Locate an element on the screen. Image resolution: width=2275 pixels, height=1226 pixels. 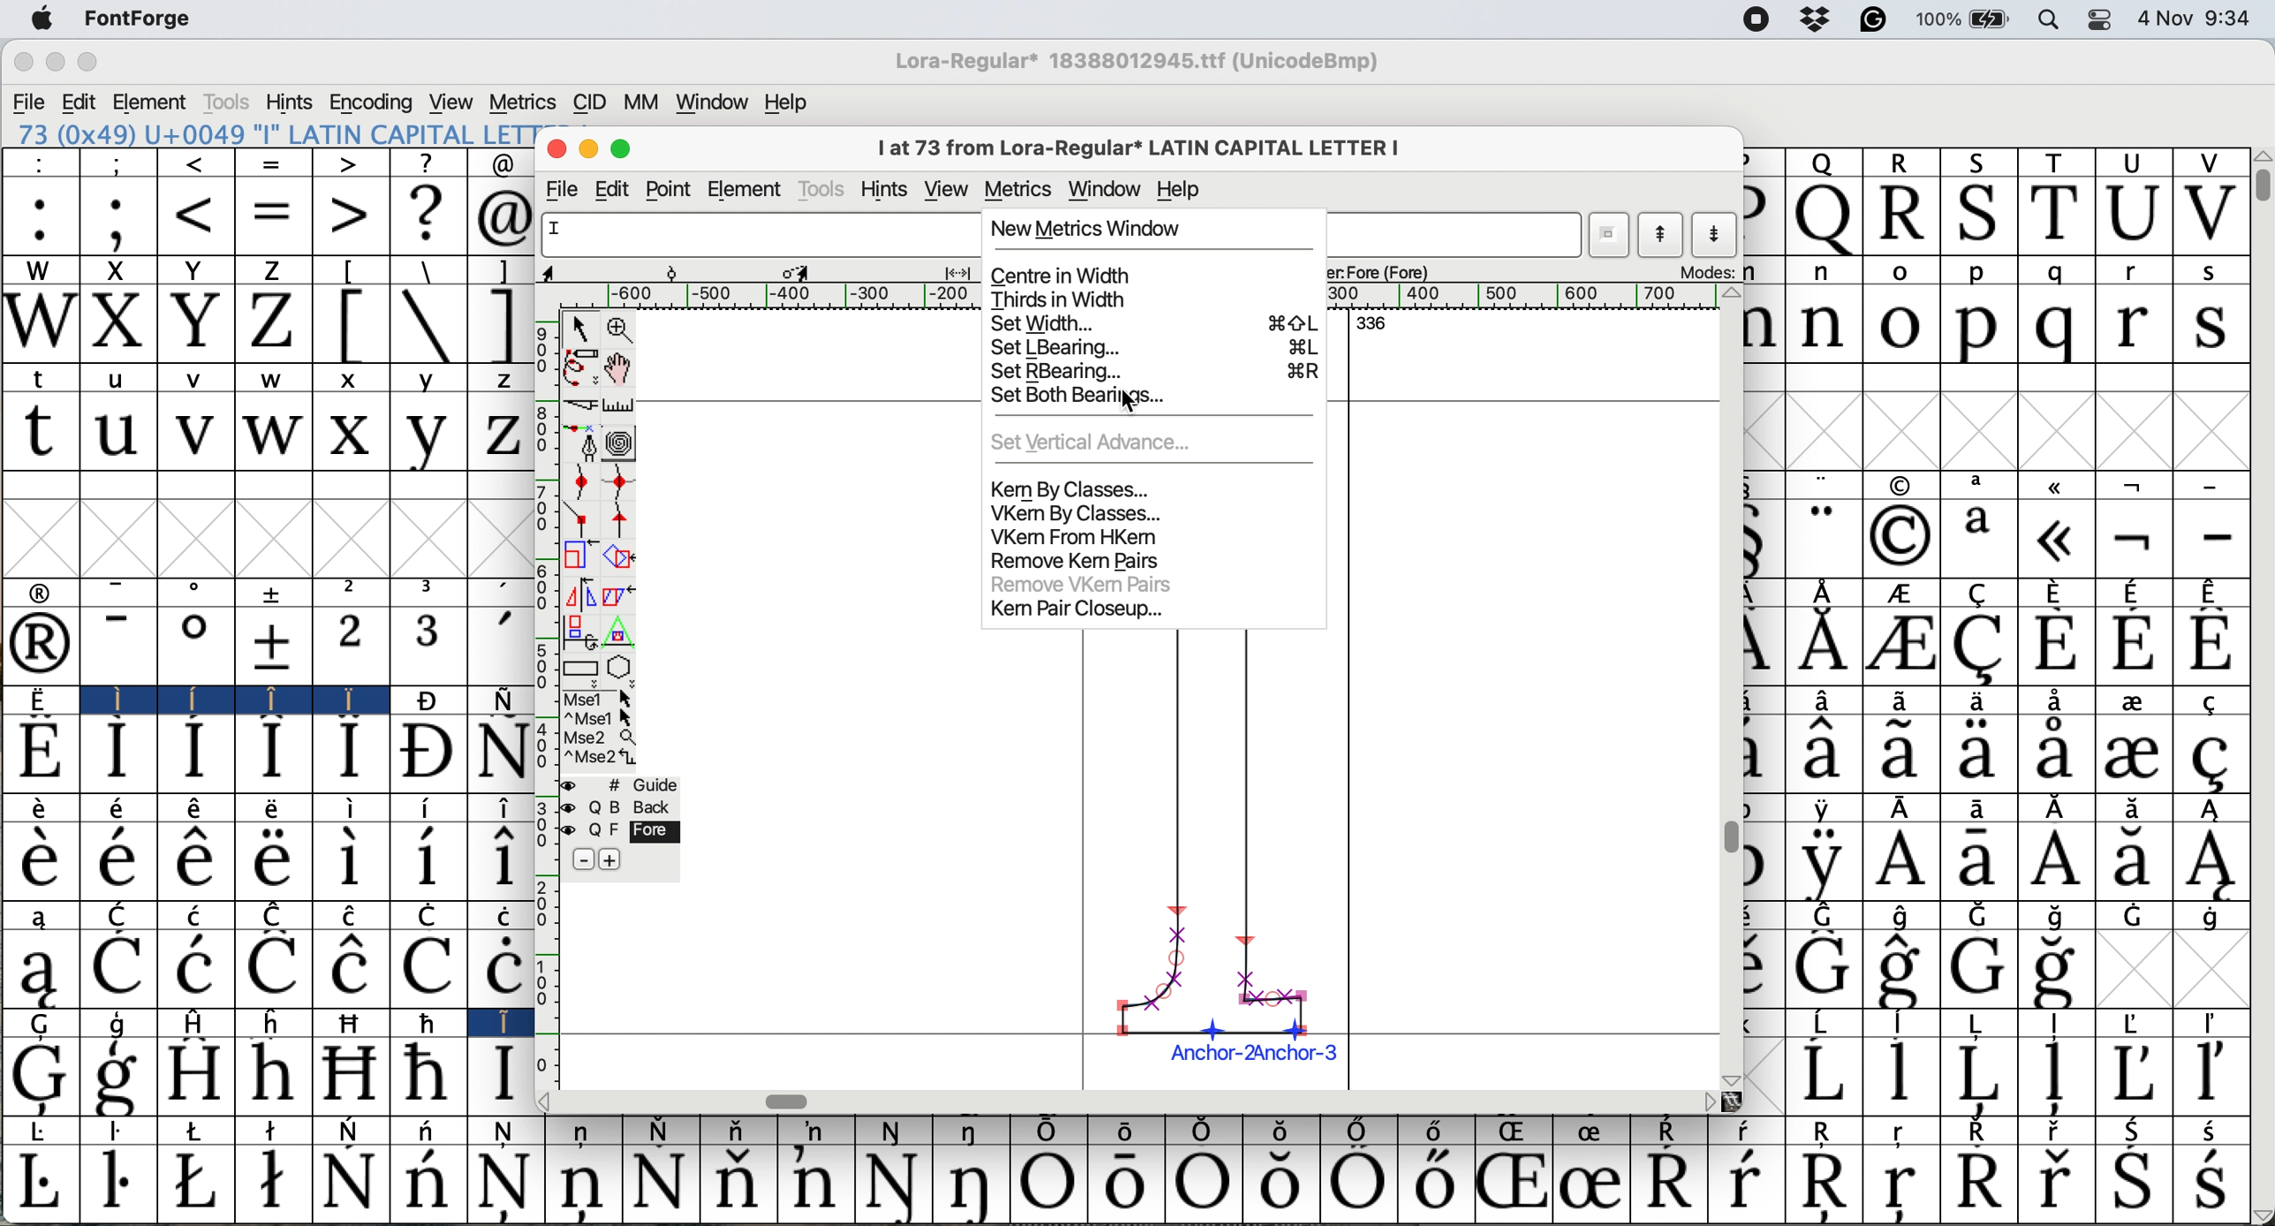
 is located at coordinates (2261, 155).